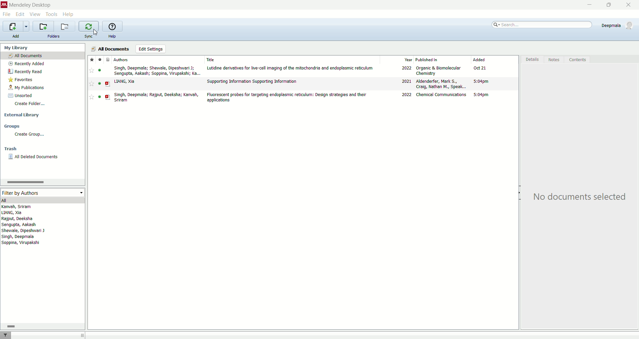  I want to click on tools, so click(52, 14).